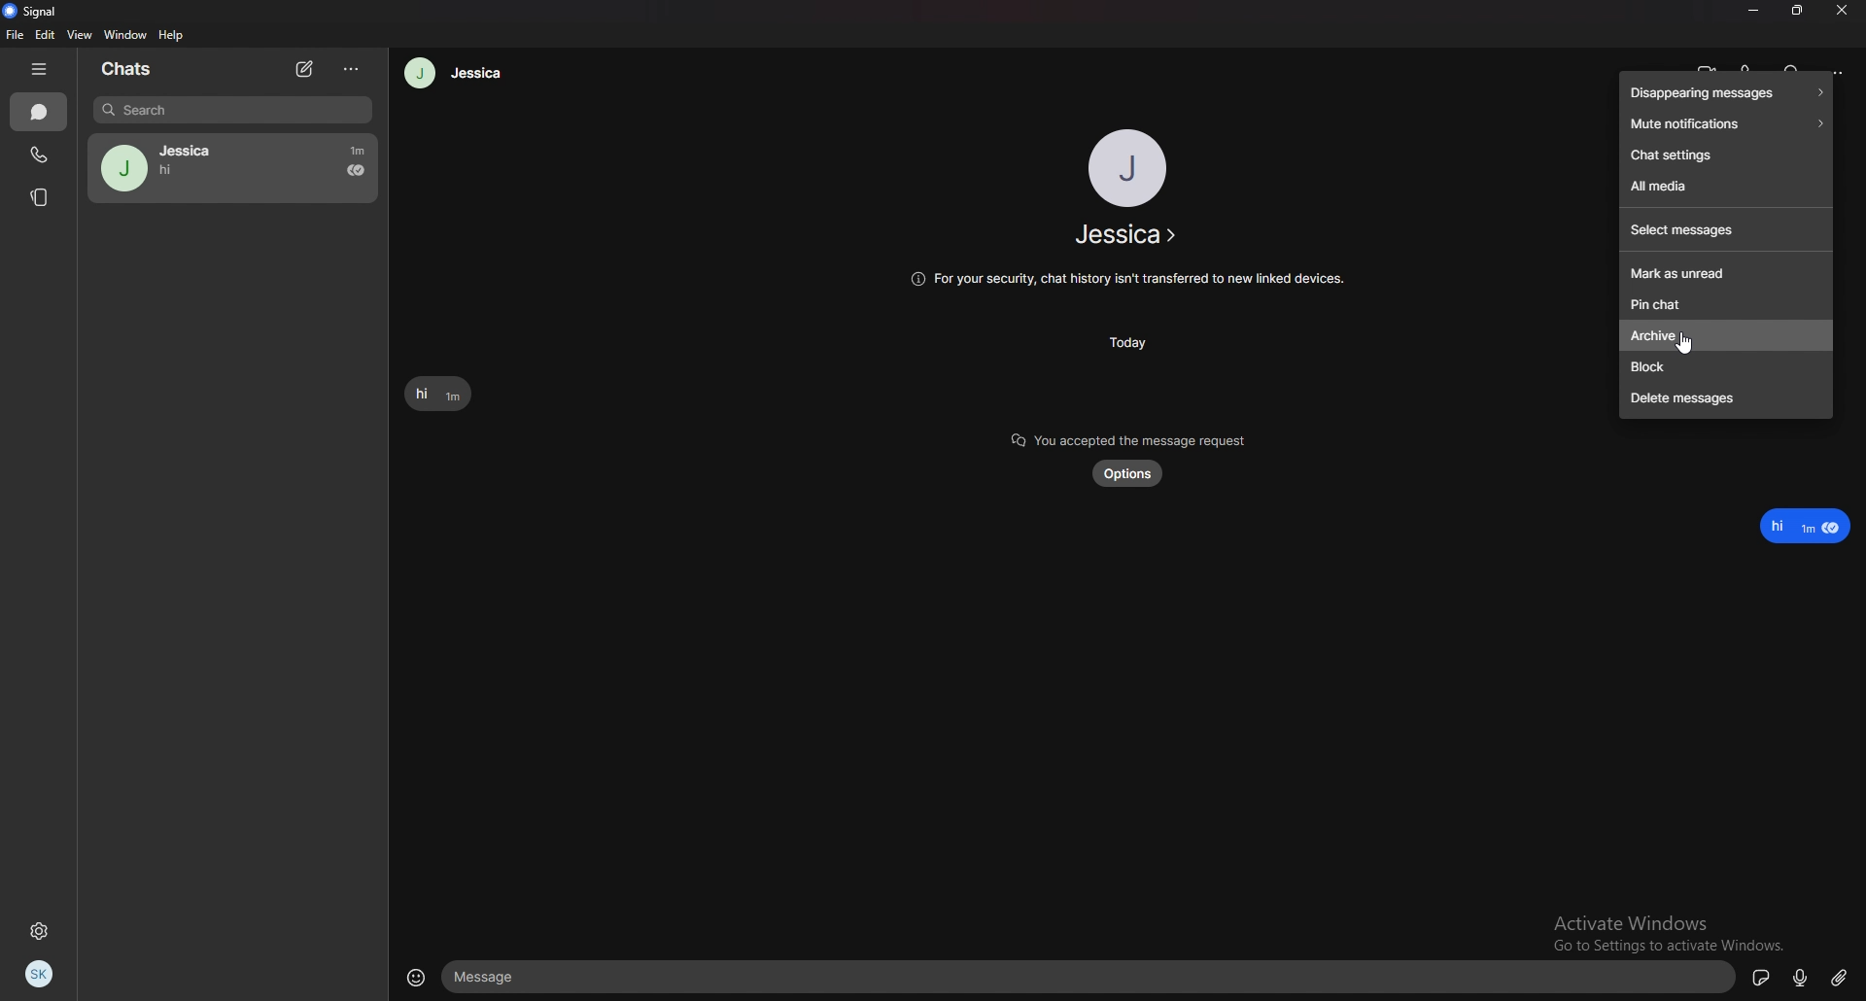 Image resolution: width=1866 pixels, height=1001 pixels. What do you see at coordinates (414, 976) in the screenshot?
I see `emojis` at bounding box center [414, 976].